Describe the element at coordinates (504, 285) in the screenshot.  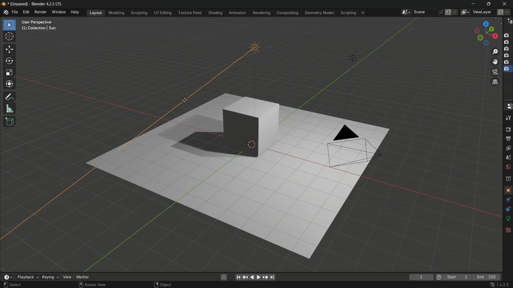
I see `4.2.3` at that location.